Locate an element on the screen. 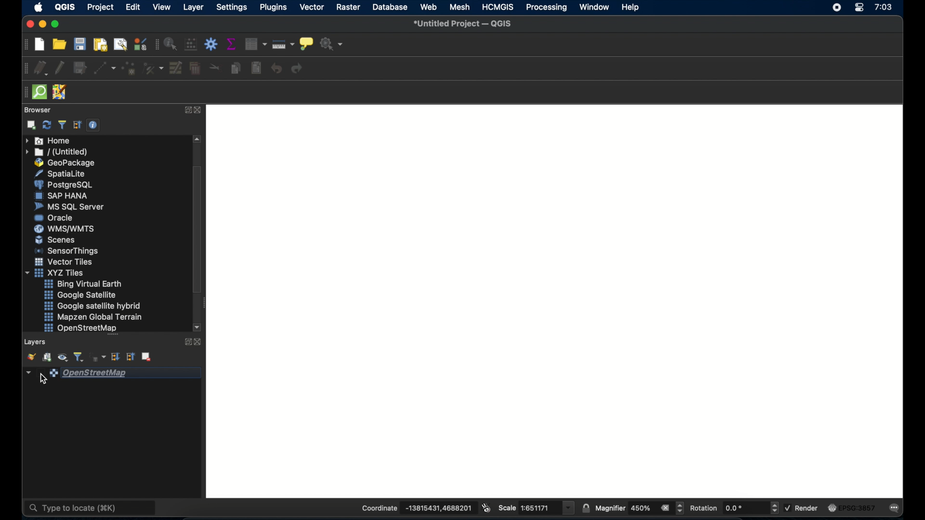 The width and height of the screenshot is (925, 520). open field calculator is located at coordinates (191, 44).